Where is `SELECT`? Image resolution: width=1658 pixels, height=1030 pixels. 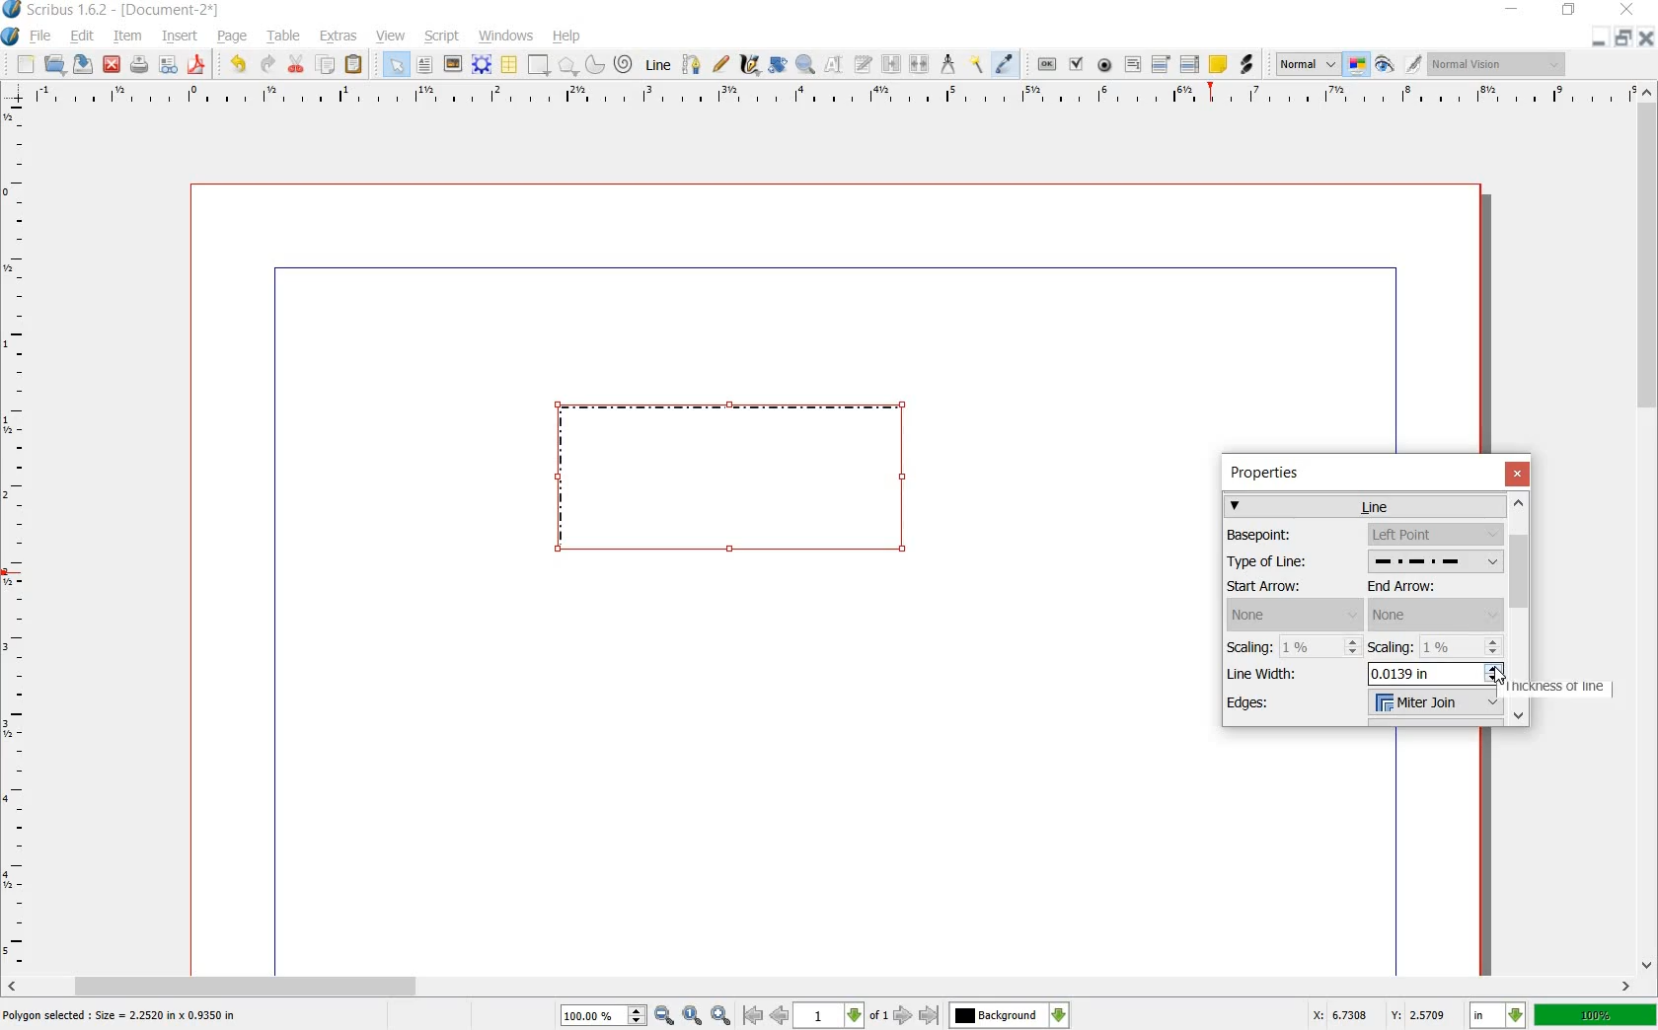
SELECT is located at coordinates (397, 66).